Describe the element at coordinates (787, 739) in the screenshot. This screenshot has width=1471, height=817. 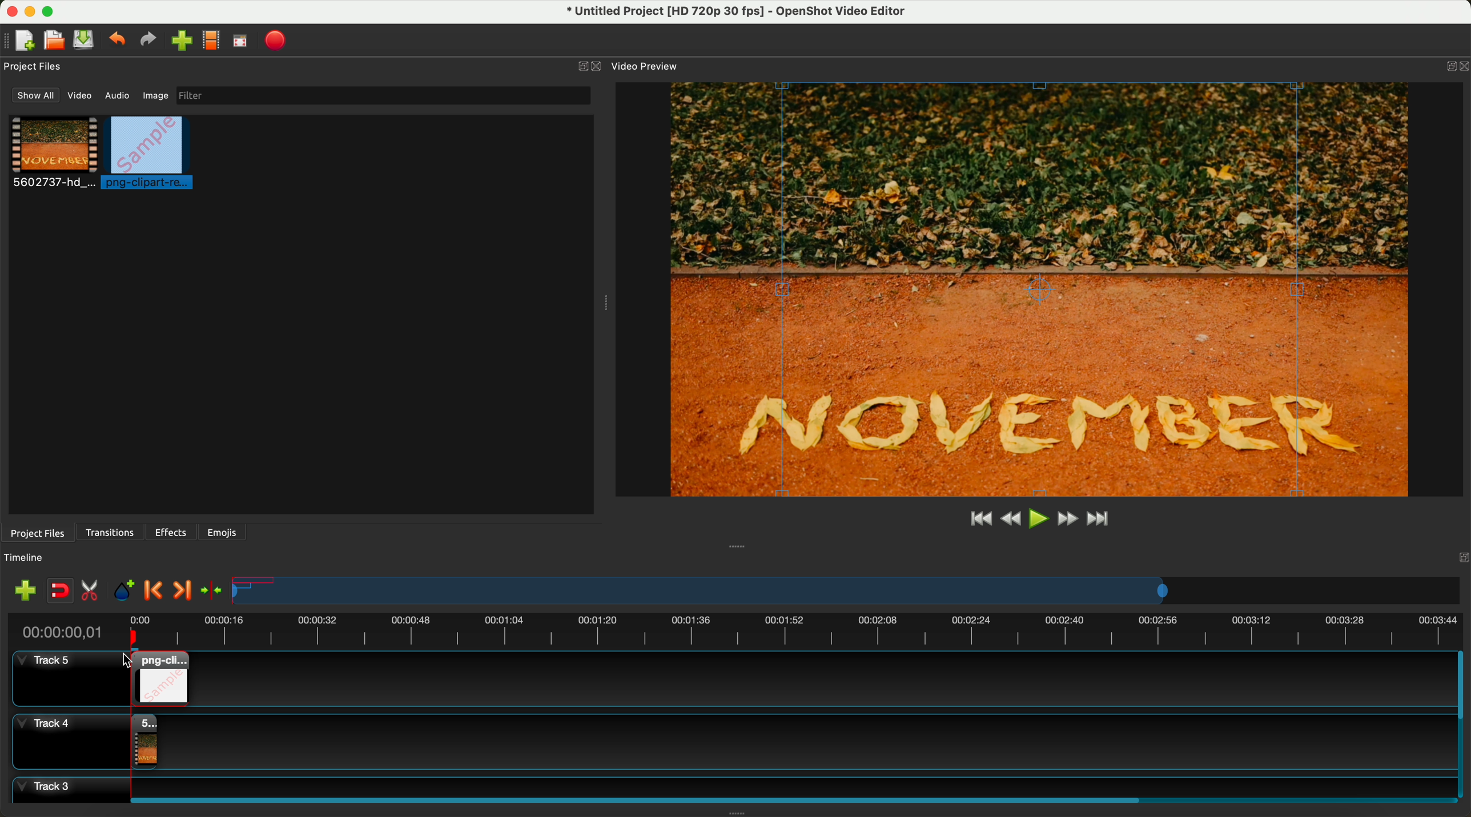
I see `` at that location.